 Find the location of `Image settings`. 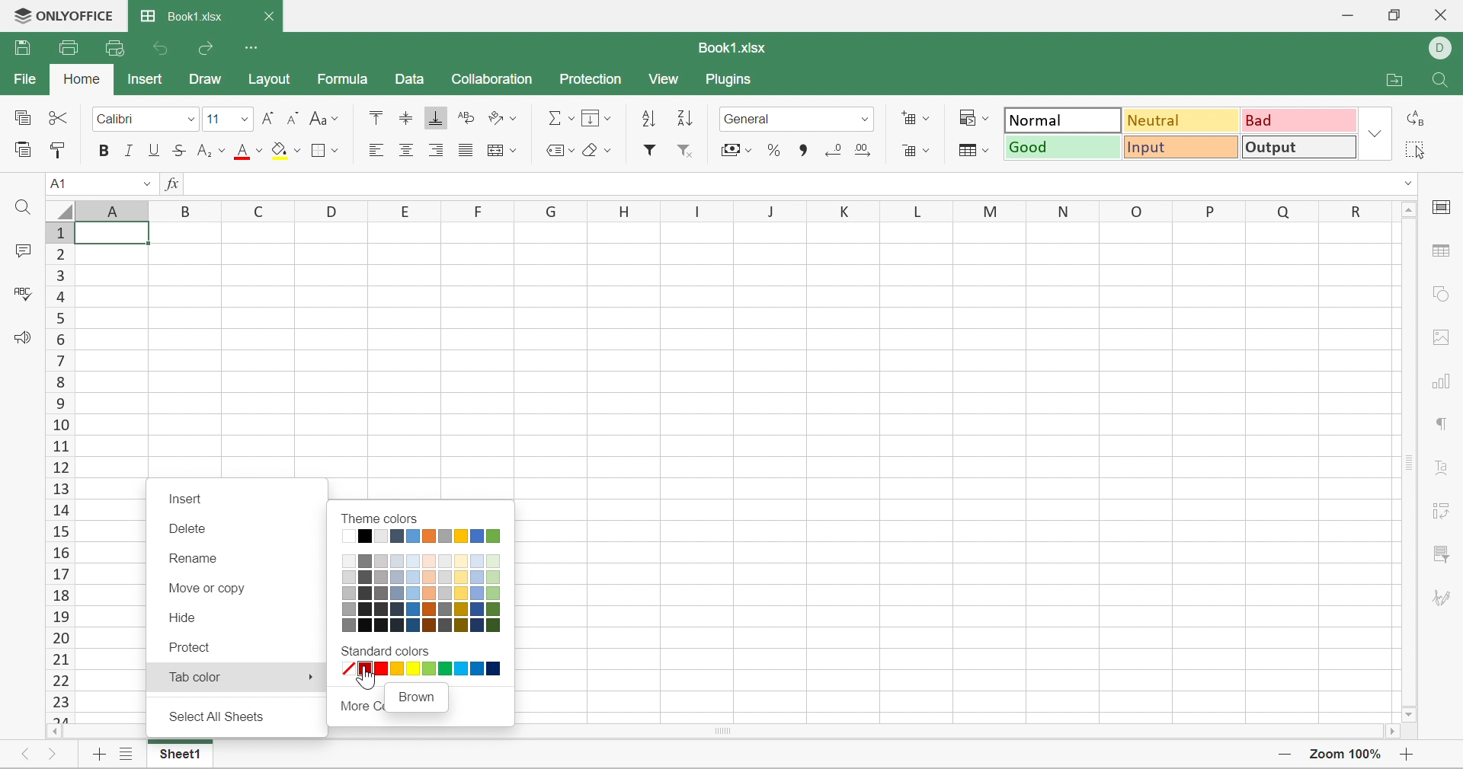

Image settings is located at coordinates (1441, 337).